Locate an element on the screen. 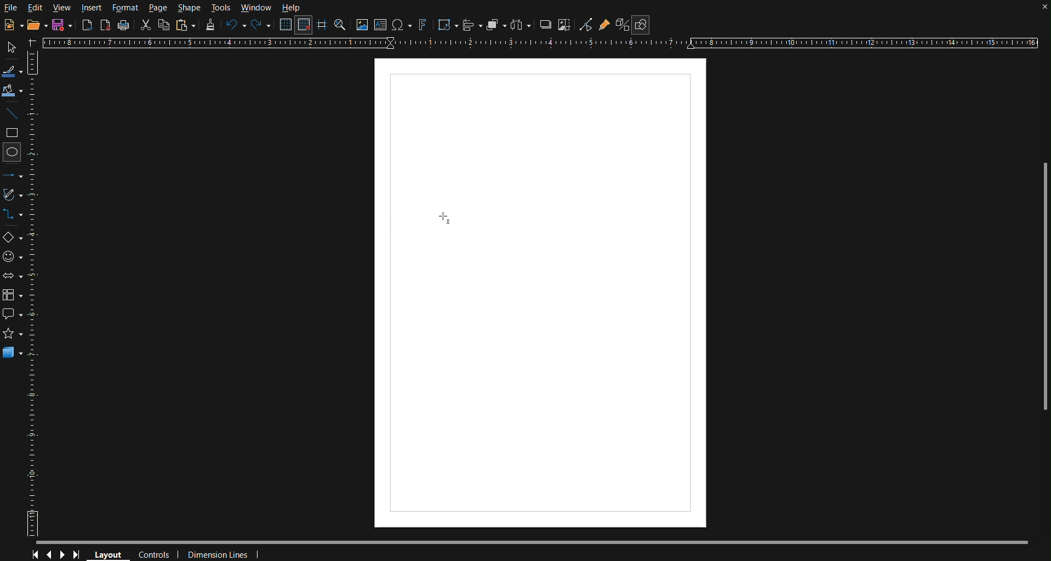 Image resolution: width=1051 pixels, height=561 pixels. Export as PDF is located at coordinates (106, 26).